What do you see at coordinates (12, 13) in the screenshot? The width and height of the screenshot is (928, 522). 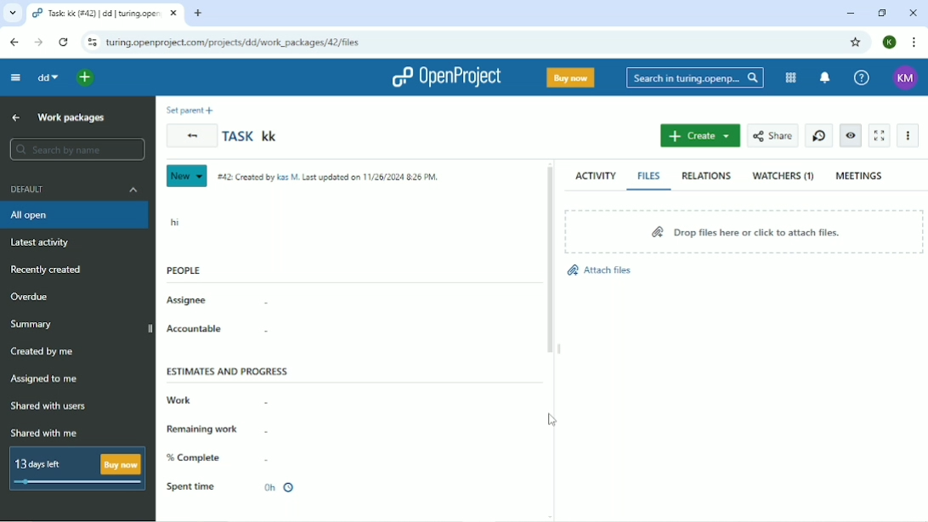 I see `Search tabs` at bounding box center [12, 13].